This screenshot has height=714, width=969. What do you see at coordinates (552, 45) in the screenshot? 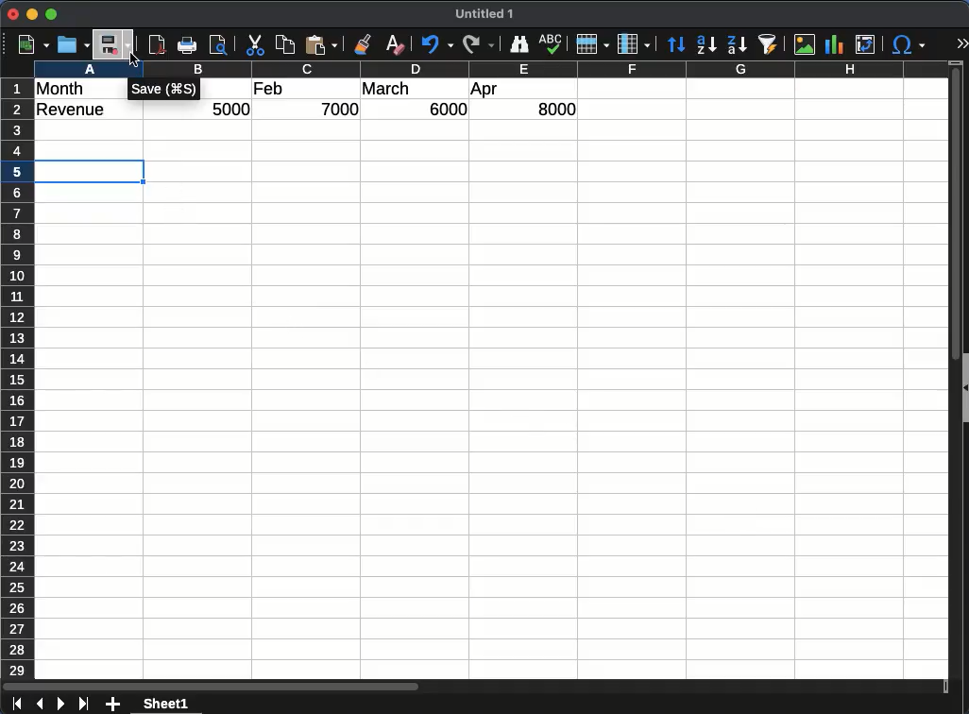
I see `spell check` at bounding box center [552, 45].